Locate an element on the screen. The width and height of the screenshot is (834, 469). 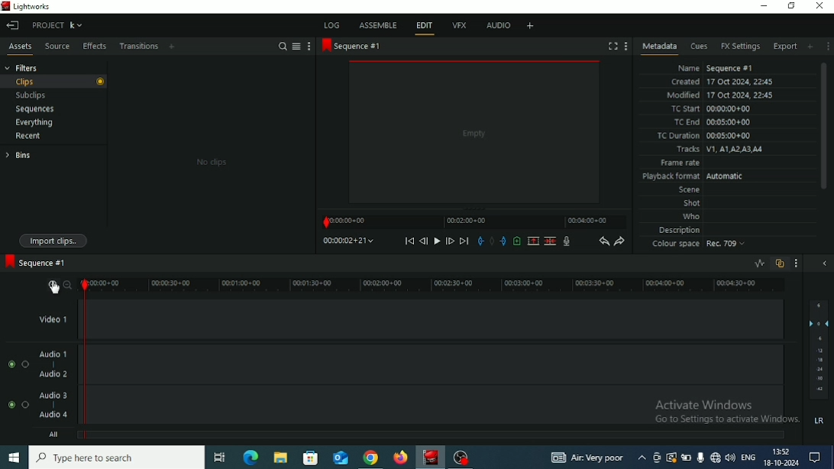
Add, remove and create layouts is located at coordinates (531, 25).